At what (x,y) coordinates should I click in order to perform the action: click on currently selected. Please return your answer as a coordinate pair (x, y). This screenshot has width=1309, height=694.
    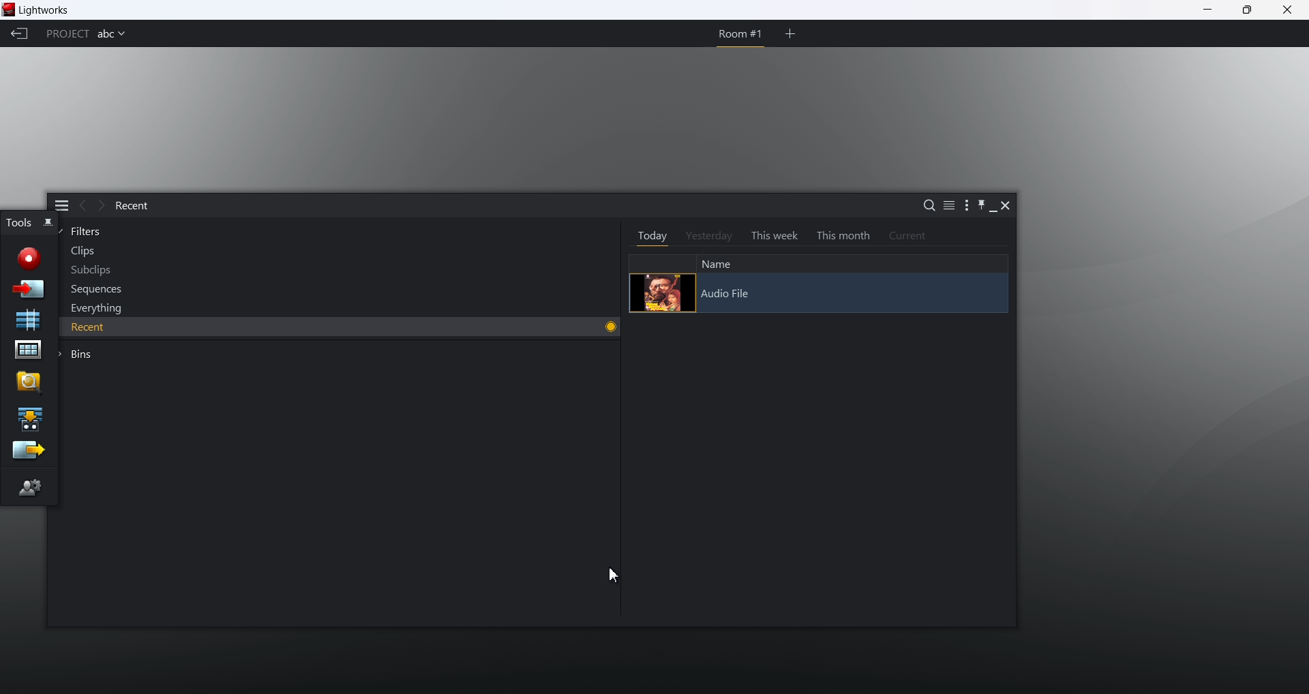
    Looking at the image, I should click on (605, 326).